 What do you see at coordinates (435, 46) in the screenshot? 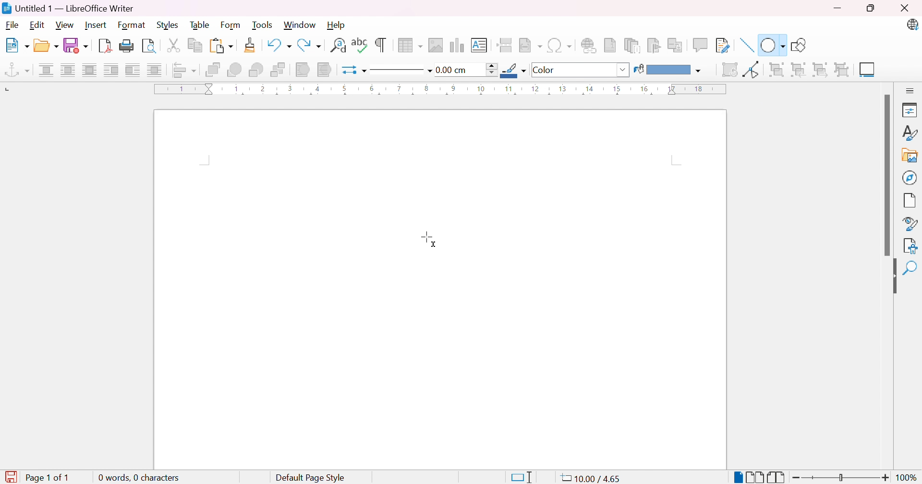
I see `Insert image` at bounding box center [435, 46].